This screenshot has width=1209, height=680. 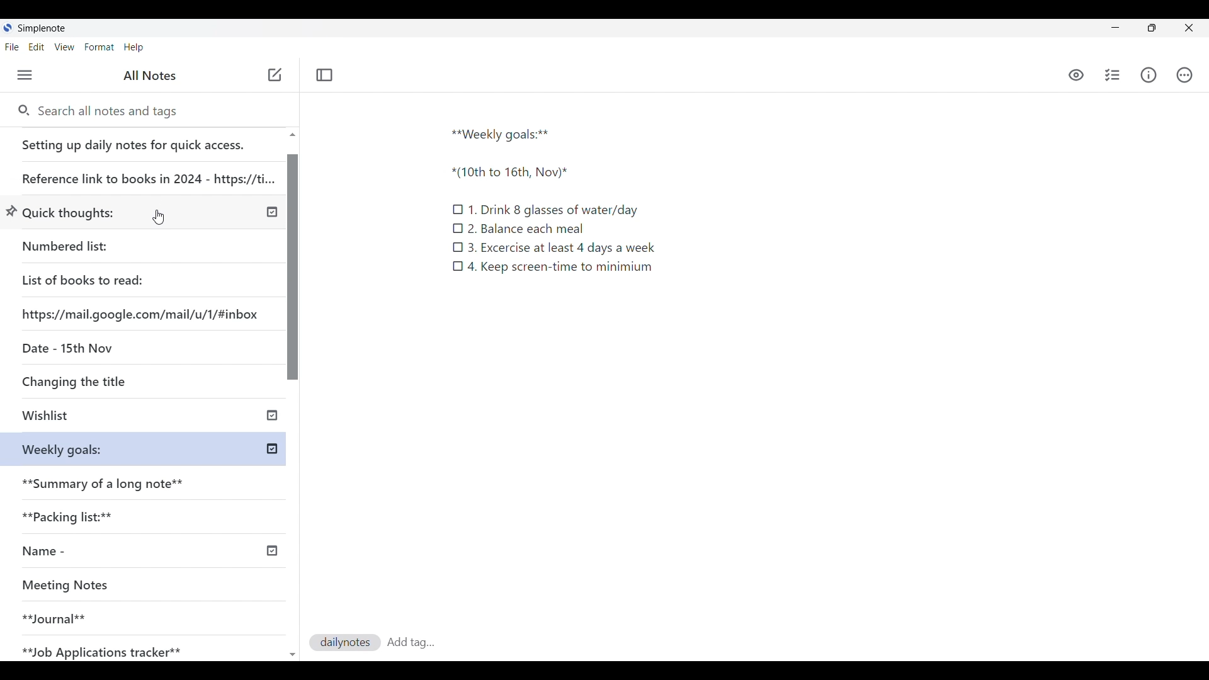 What do you see at coordinates (1152, 28) in the screenshot?
I see `toggle screen size` at bounding box center [1152, 28].